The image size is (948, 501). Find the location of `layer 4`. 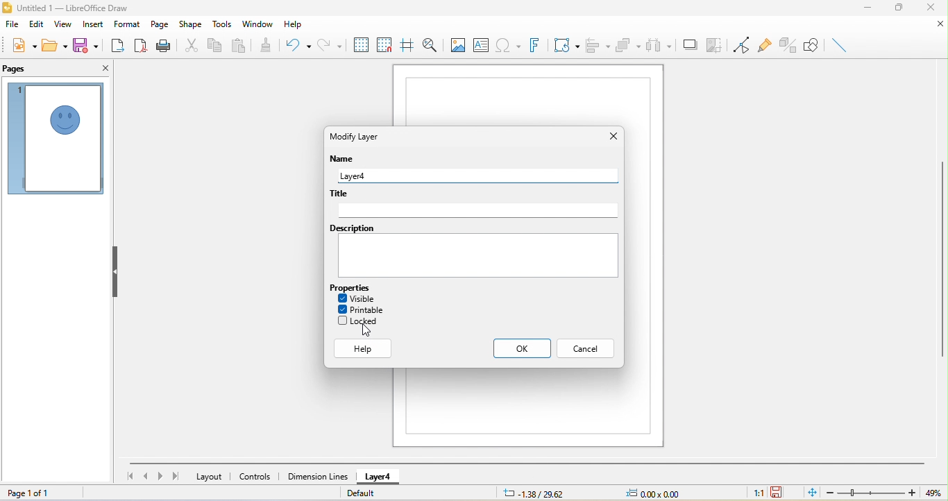

layer 4 is located at coordinates (382, 477).